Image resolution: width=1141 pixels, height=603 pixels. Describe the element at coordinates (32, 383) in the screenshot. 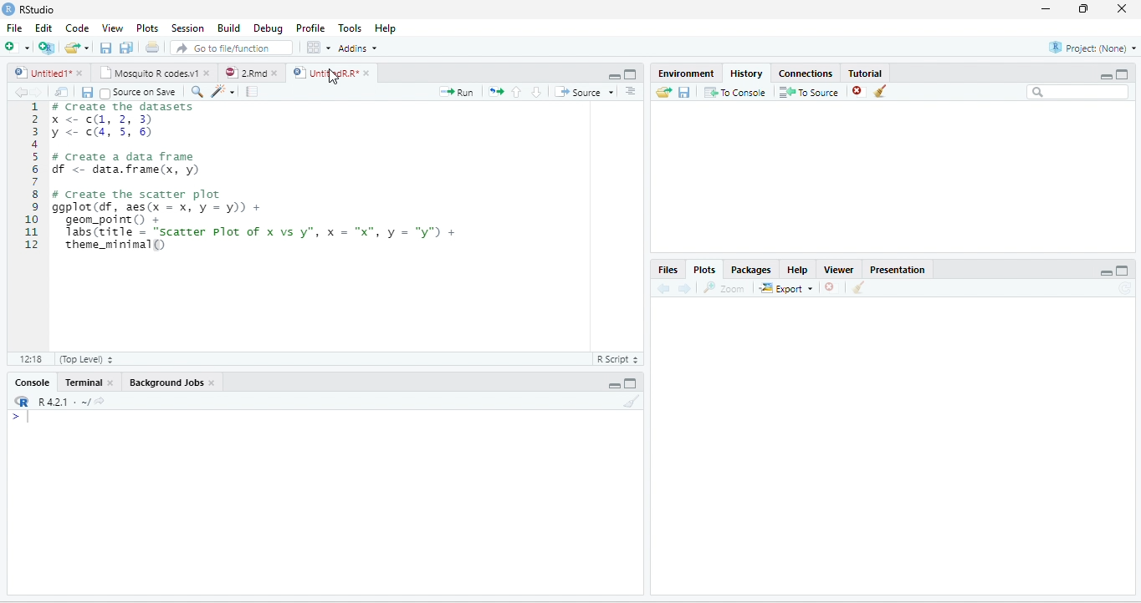

I see `Console` at that location.